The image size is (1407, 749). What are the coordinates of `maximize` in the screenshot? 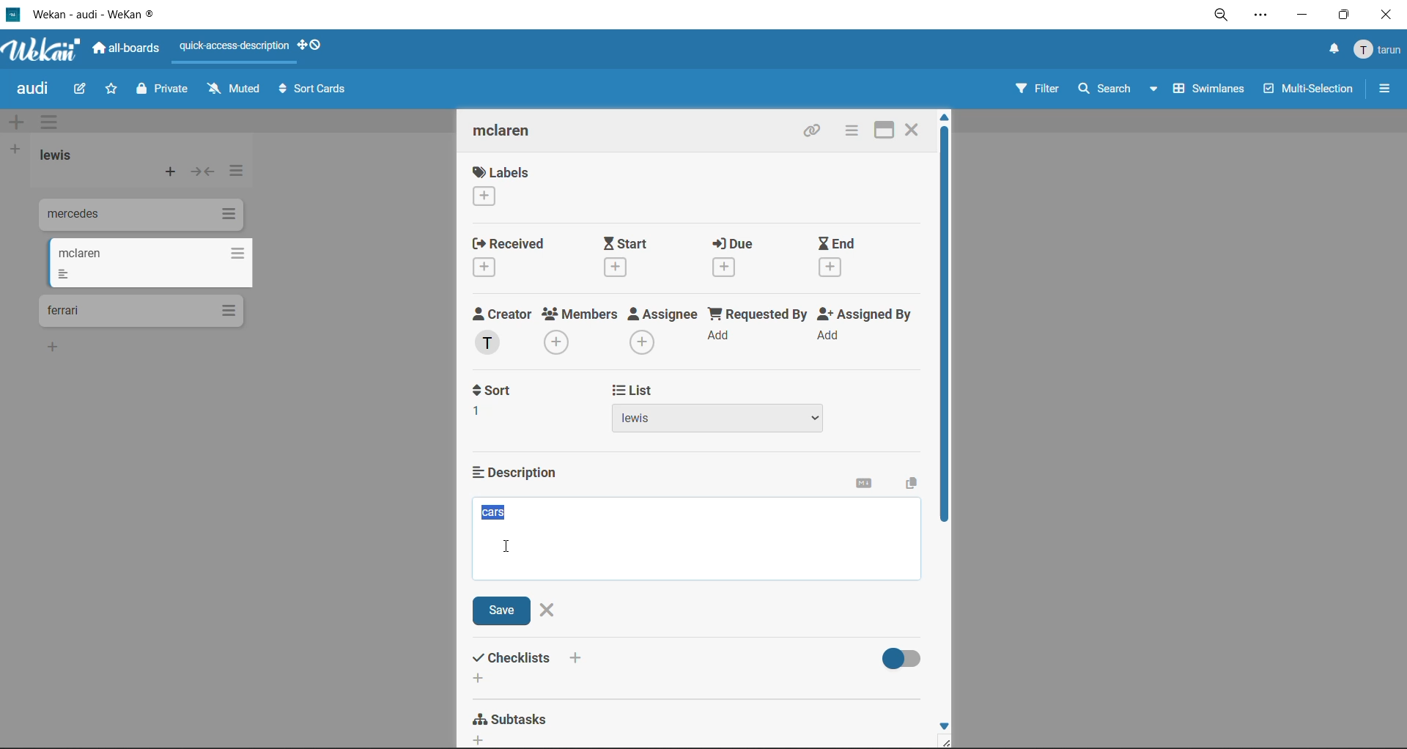 It's located at (887, 128).